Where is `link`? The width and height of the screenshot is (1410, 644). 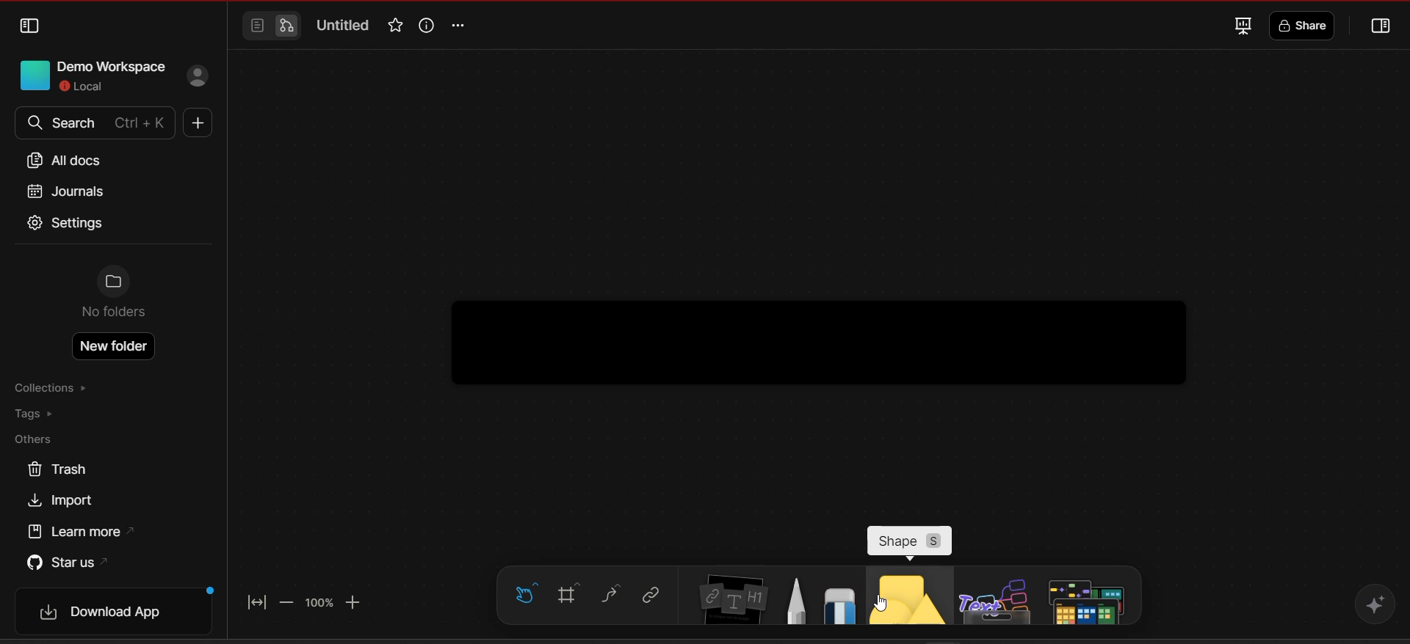
link is located at coordinates (651, 596).